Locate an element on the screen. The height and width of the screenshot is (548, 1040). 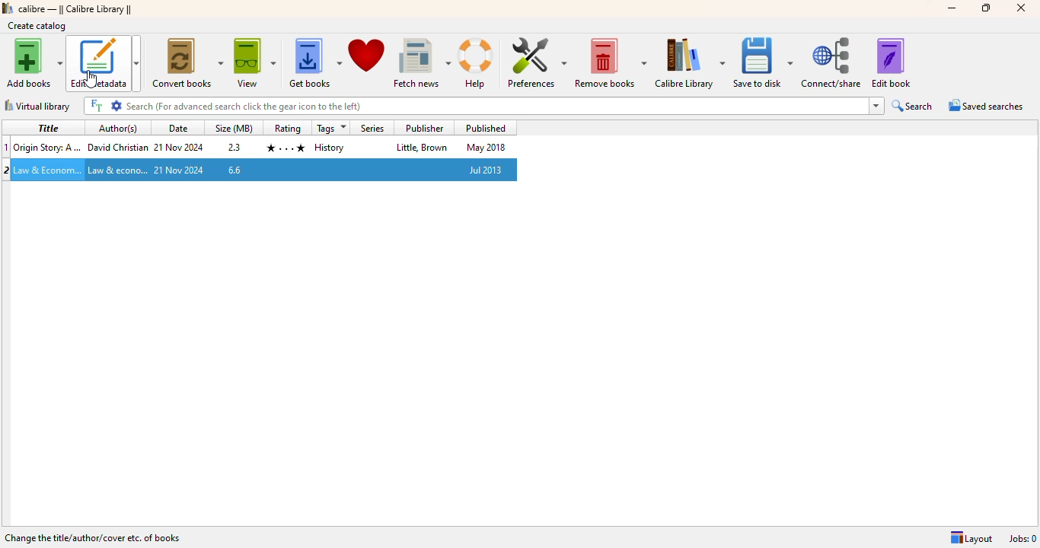
add books is located at coordinates (35, 62).